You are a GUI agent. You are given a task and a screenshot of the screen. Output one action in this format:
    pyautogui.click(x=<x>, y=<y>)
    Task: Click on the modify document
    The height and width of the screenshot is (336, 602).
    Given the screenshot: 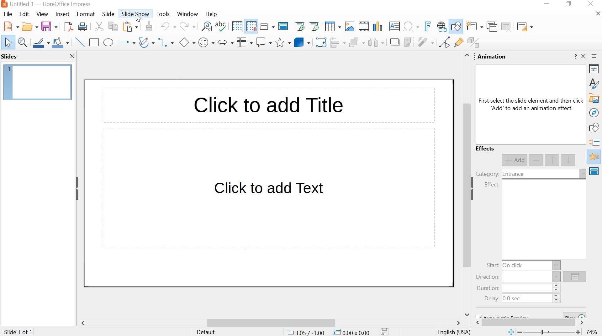 What is the action you would take?
    pyautogui.click(x=385, y=331)
    